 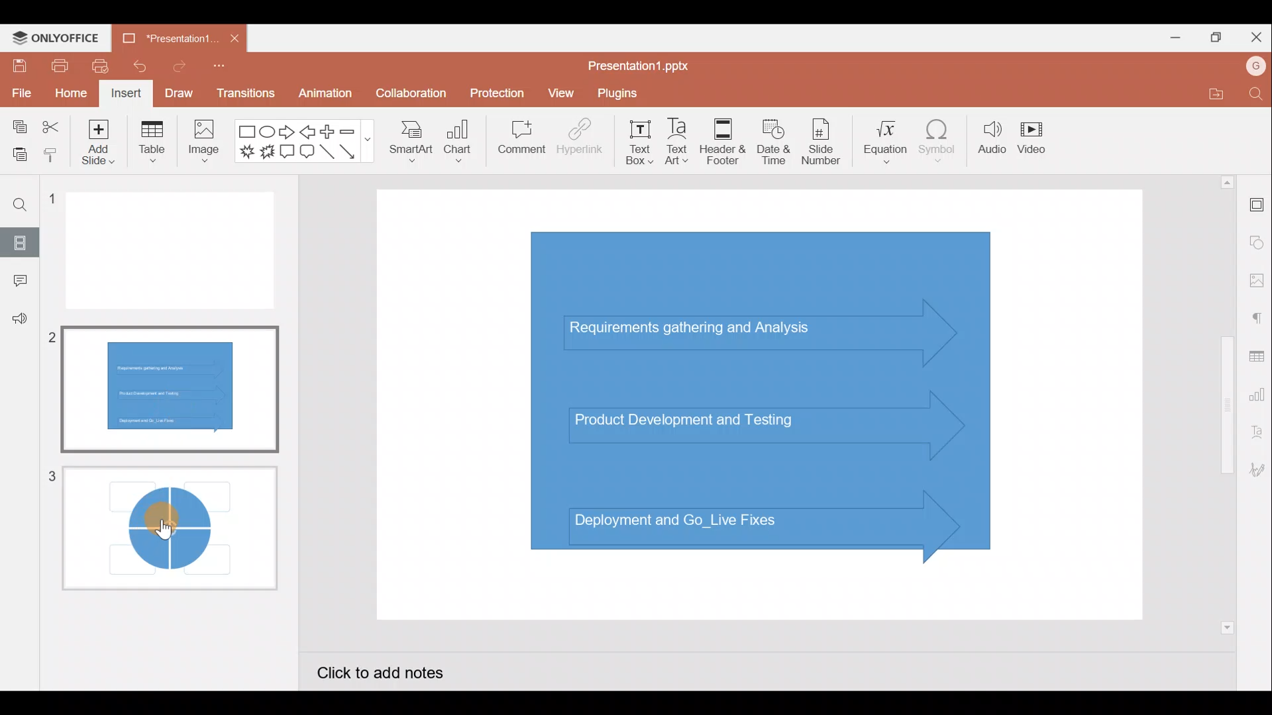 I want to click on Table settings, so click(x=1257, y=356).